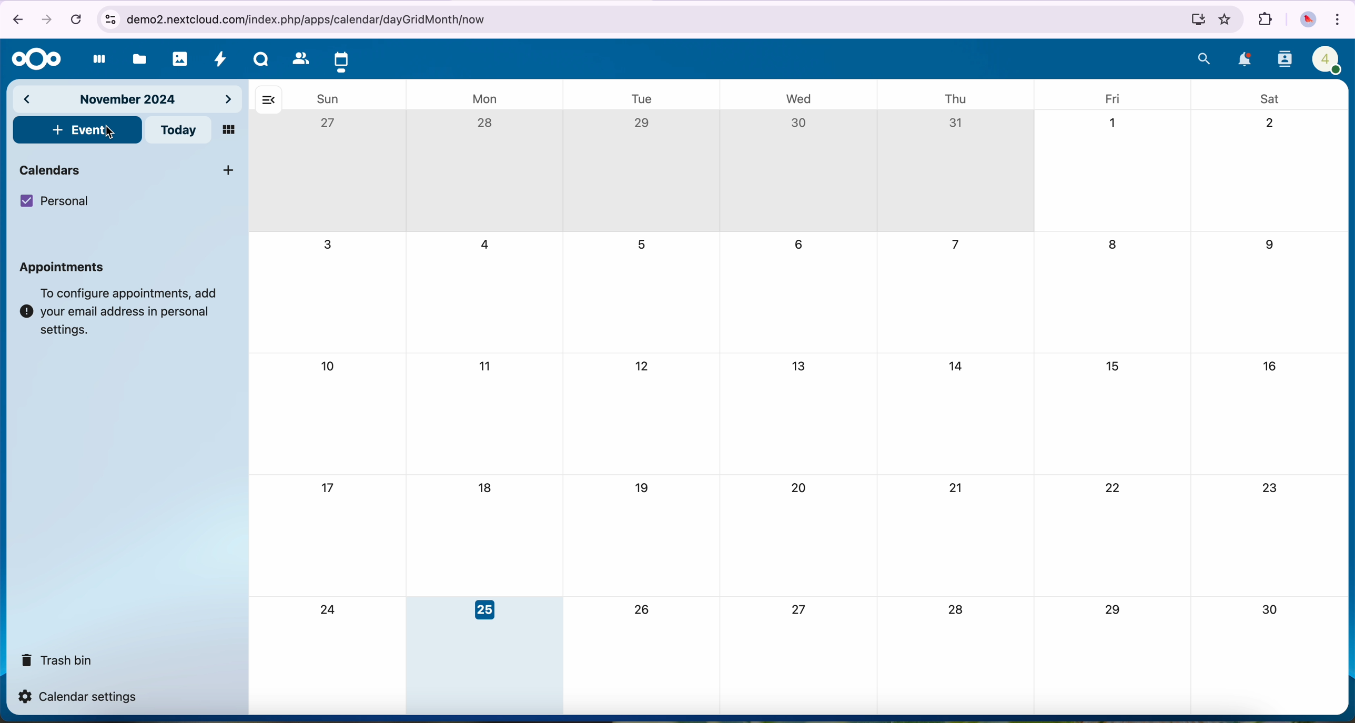  I want to click on appointments, so click(66, 267).